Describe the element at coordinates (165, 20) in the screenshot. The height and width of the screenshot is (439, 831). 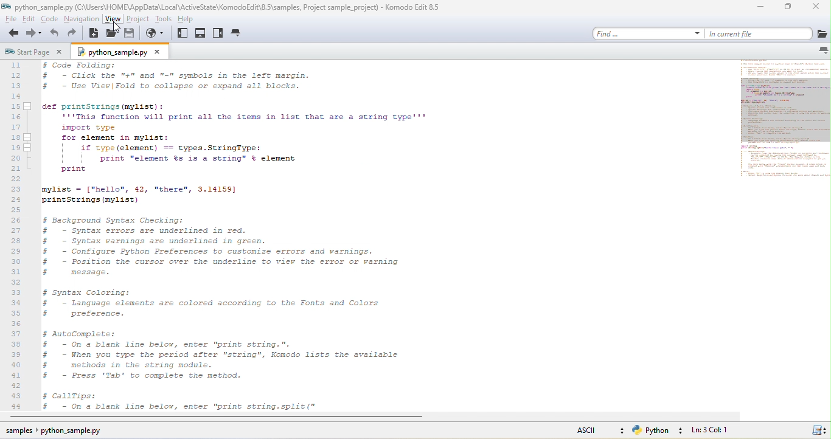
I see `tools` at that location.